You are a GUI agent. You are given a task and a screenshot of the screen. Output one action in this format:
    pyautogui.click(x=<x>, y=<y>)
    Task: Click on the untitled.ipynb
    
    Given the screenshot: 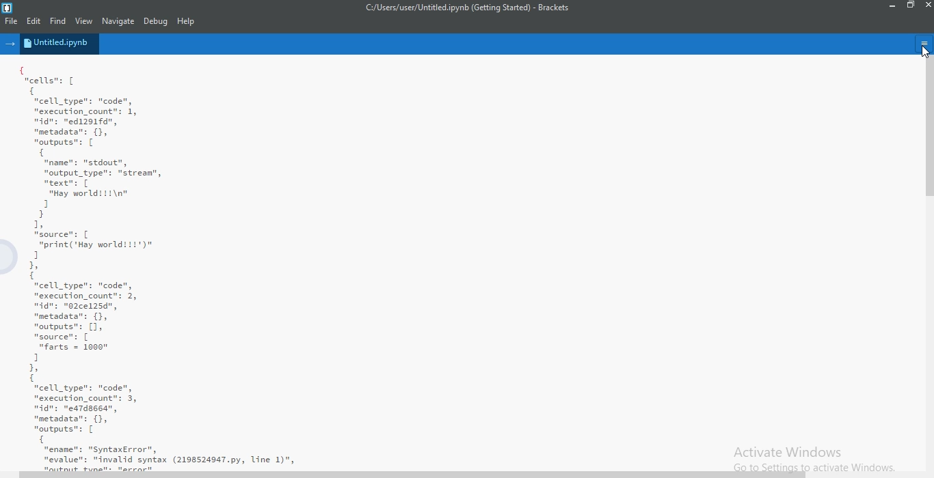 What is the action you would take?
    pyautogui.click(x=60, y=44)
    